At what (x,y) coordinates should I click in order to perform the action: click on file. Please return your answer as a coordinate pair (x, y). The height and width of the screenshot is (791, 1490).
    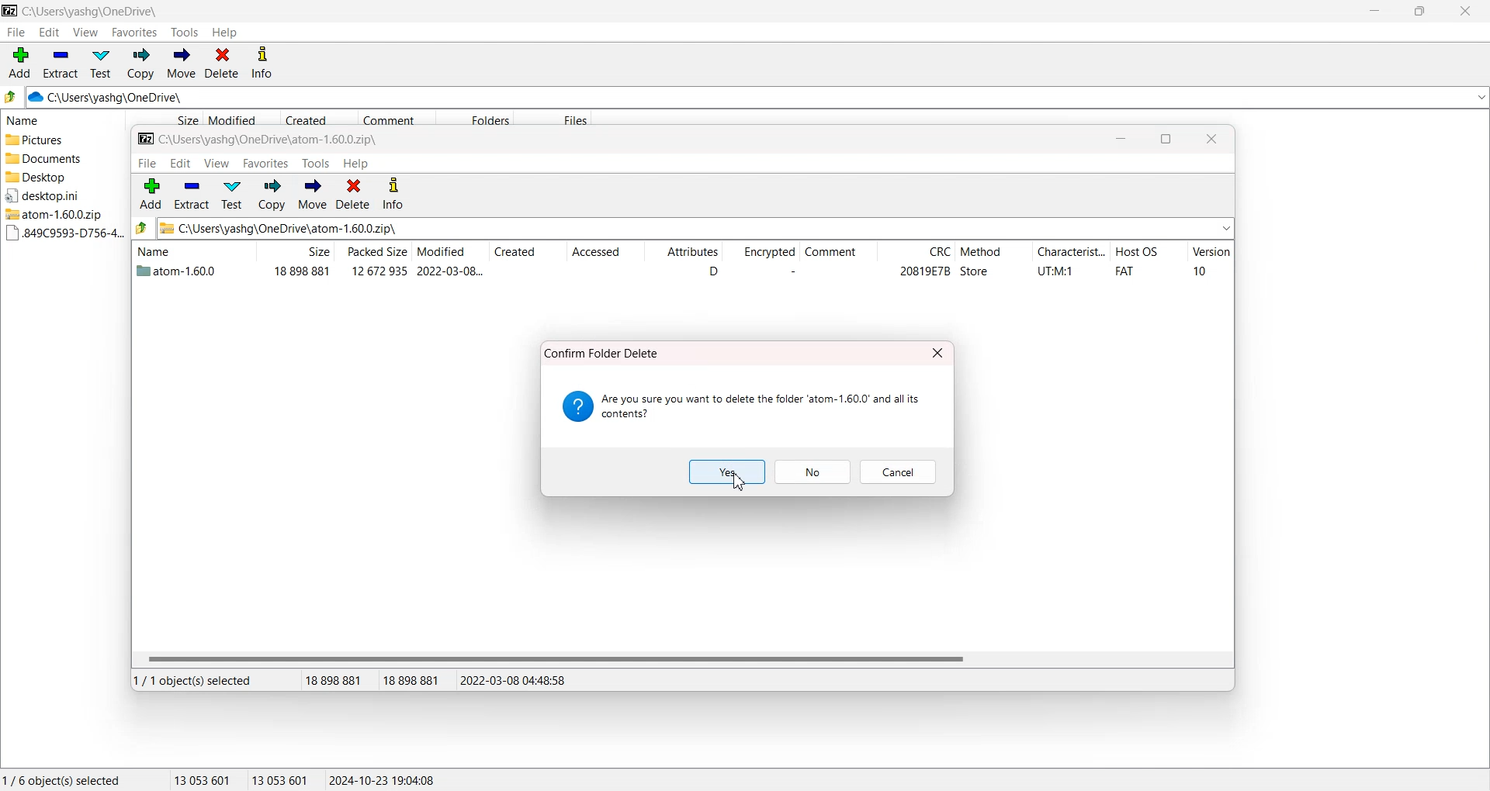
    Looking at the image, I should click on (147, 164).